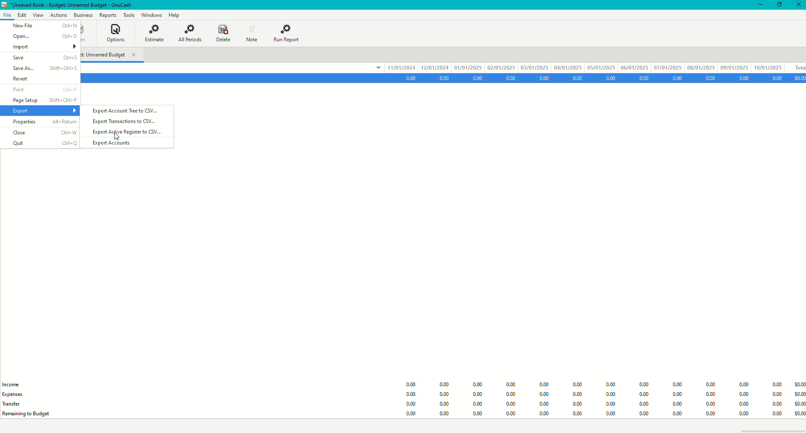 The height and width of the screenshot is (433, 806). I want to click on Budget Data, so click(598, 394).